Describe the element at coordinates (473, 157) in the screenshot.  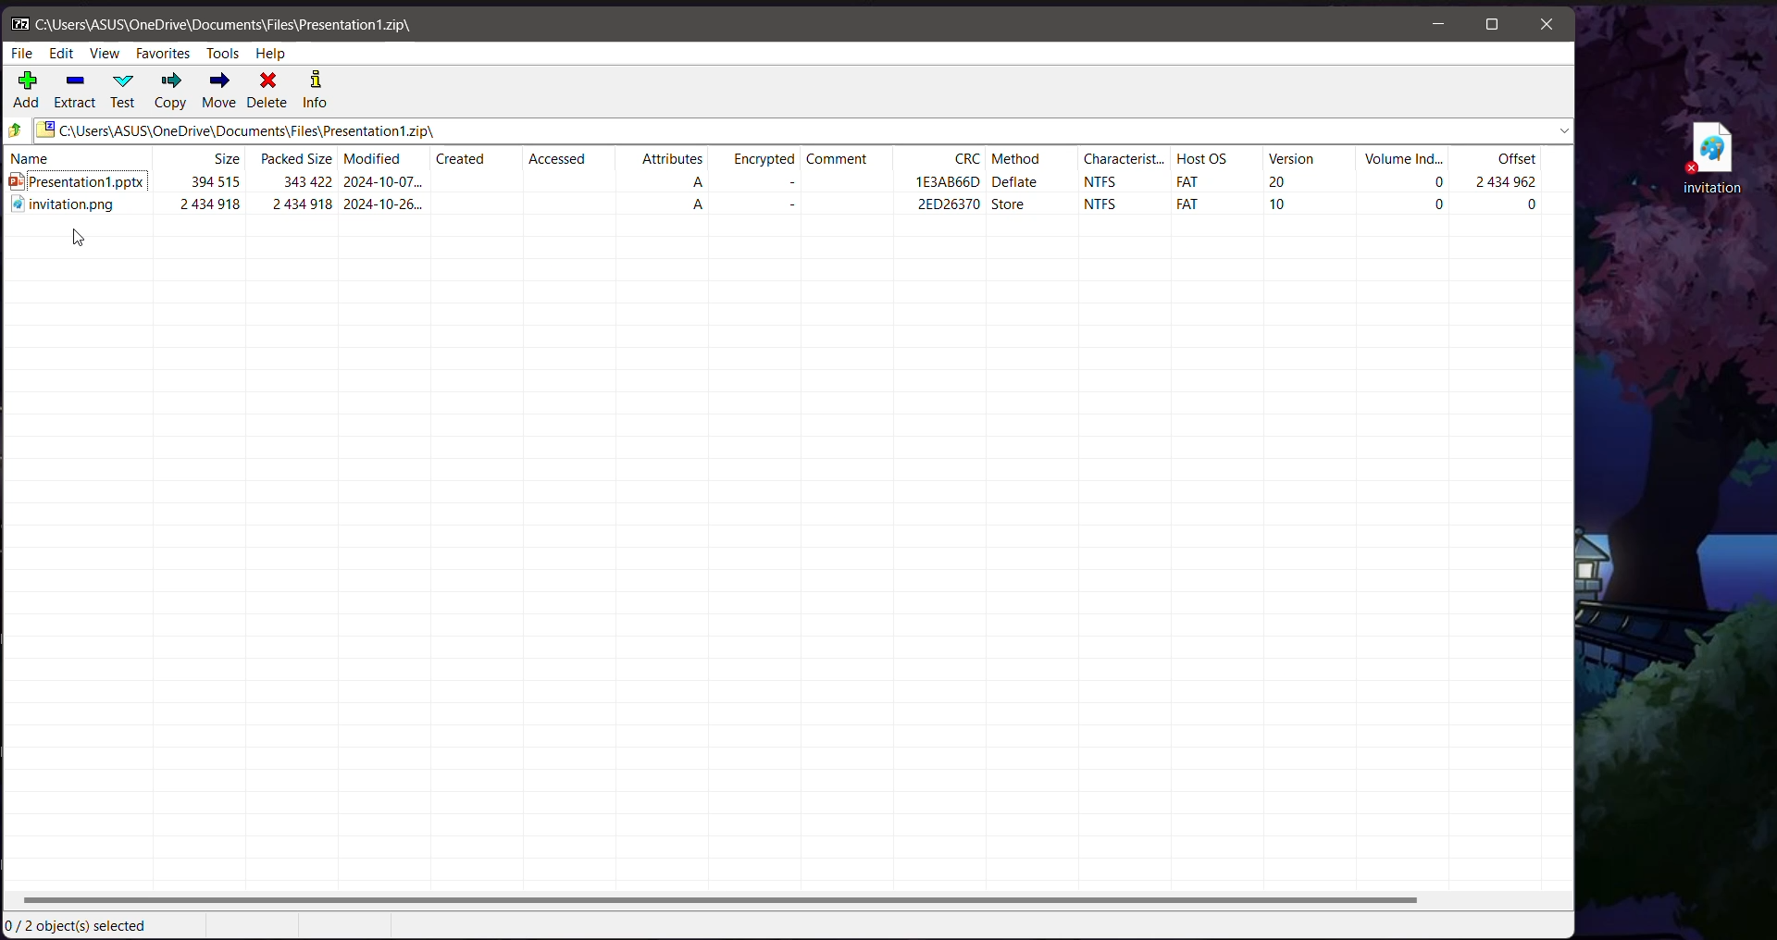
I see `Created` at that location.